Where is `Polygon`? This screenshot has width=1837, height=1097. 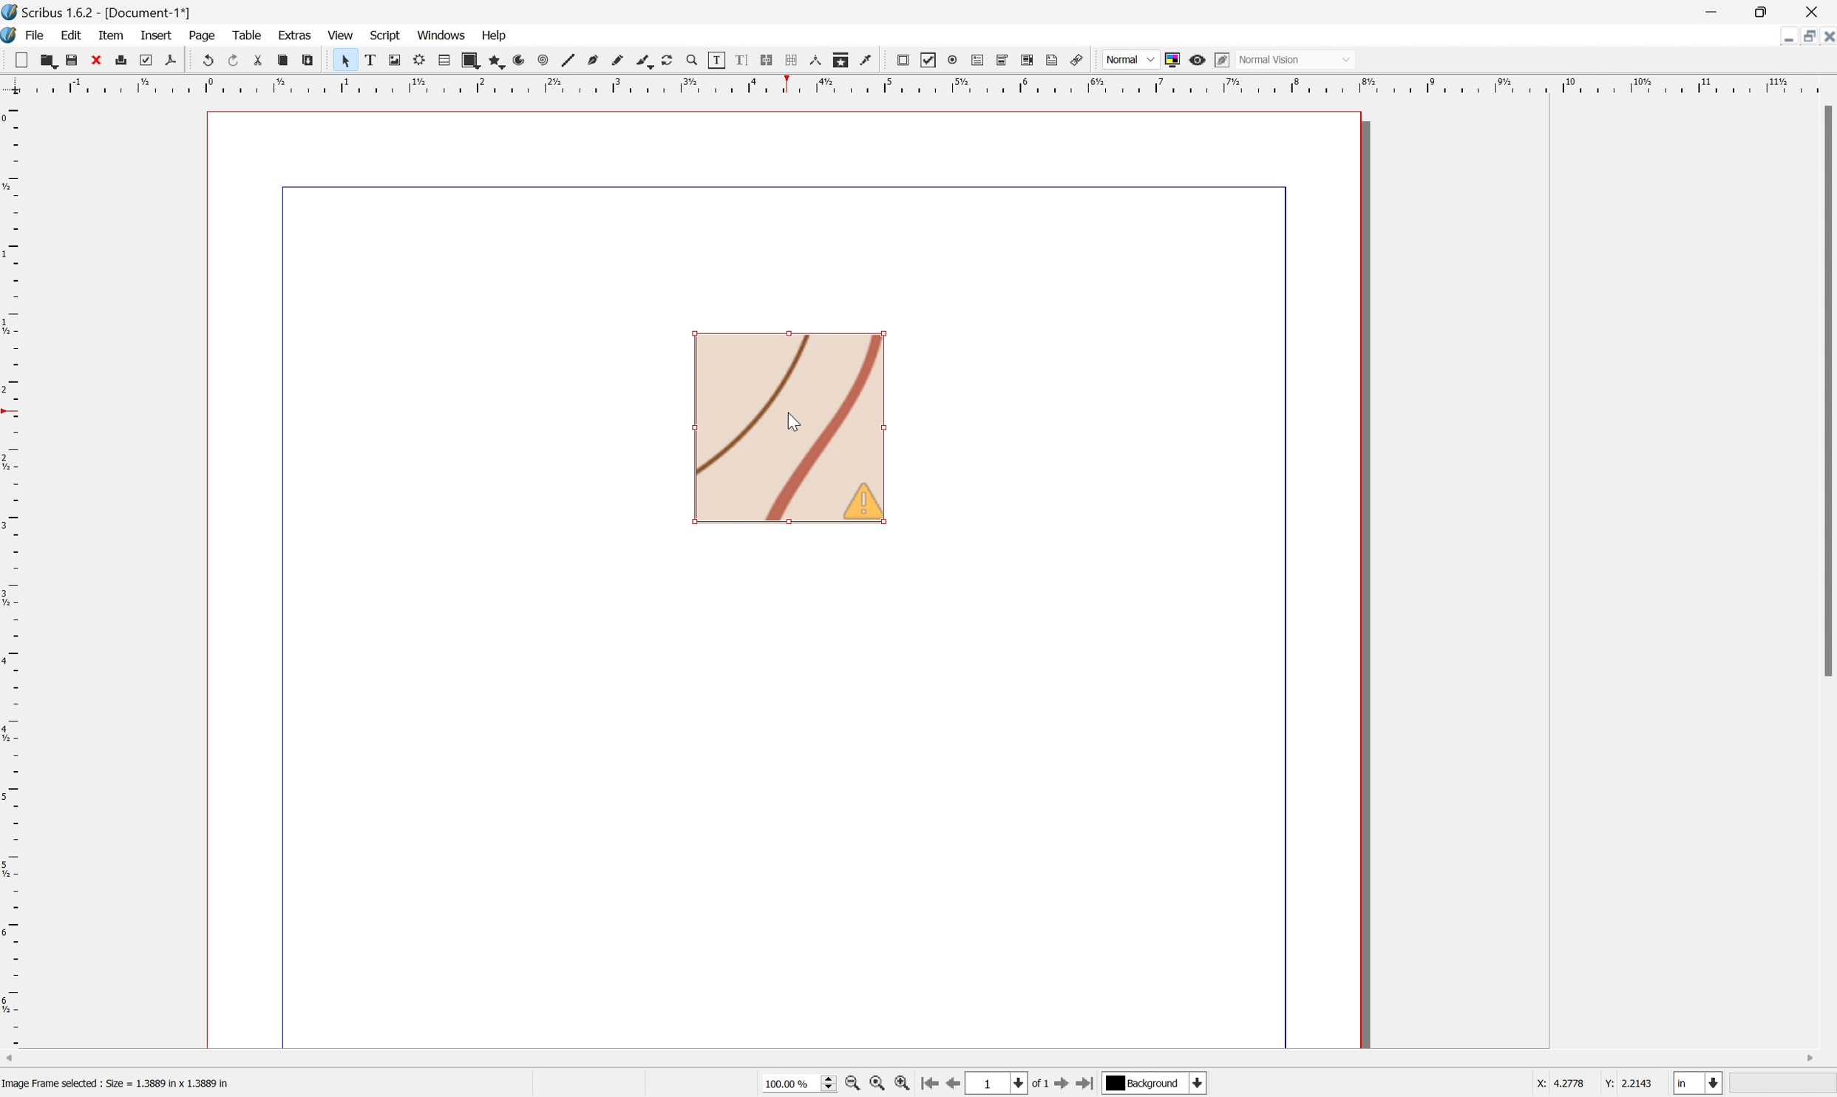 Polygon is located at coordinates (498, 59).